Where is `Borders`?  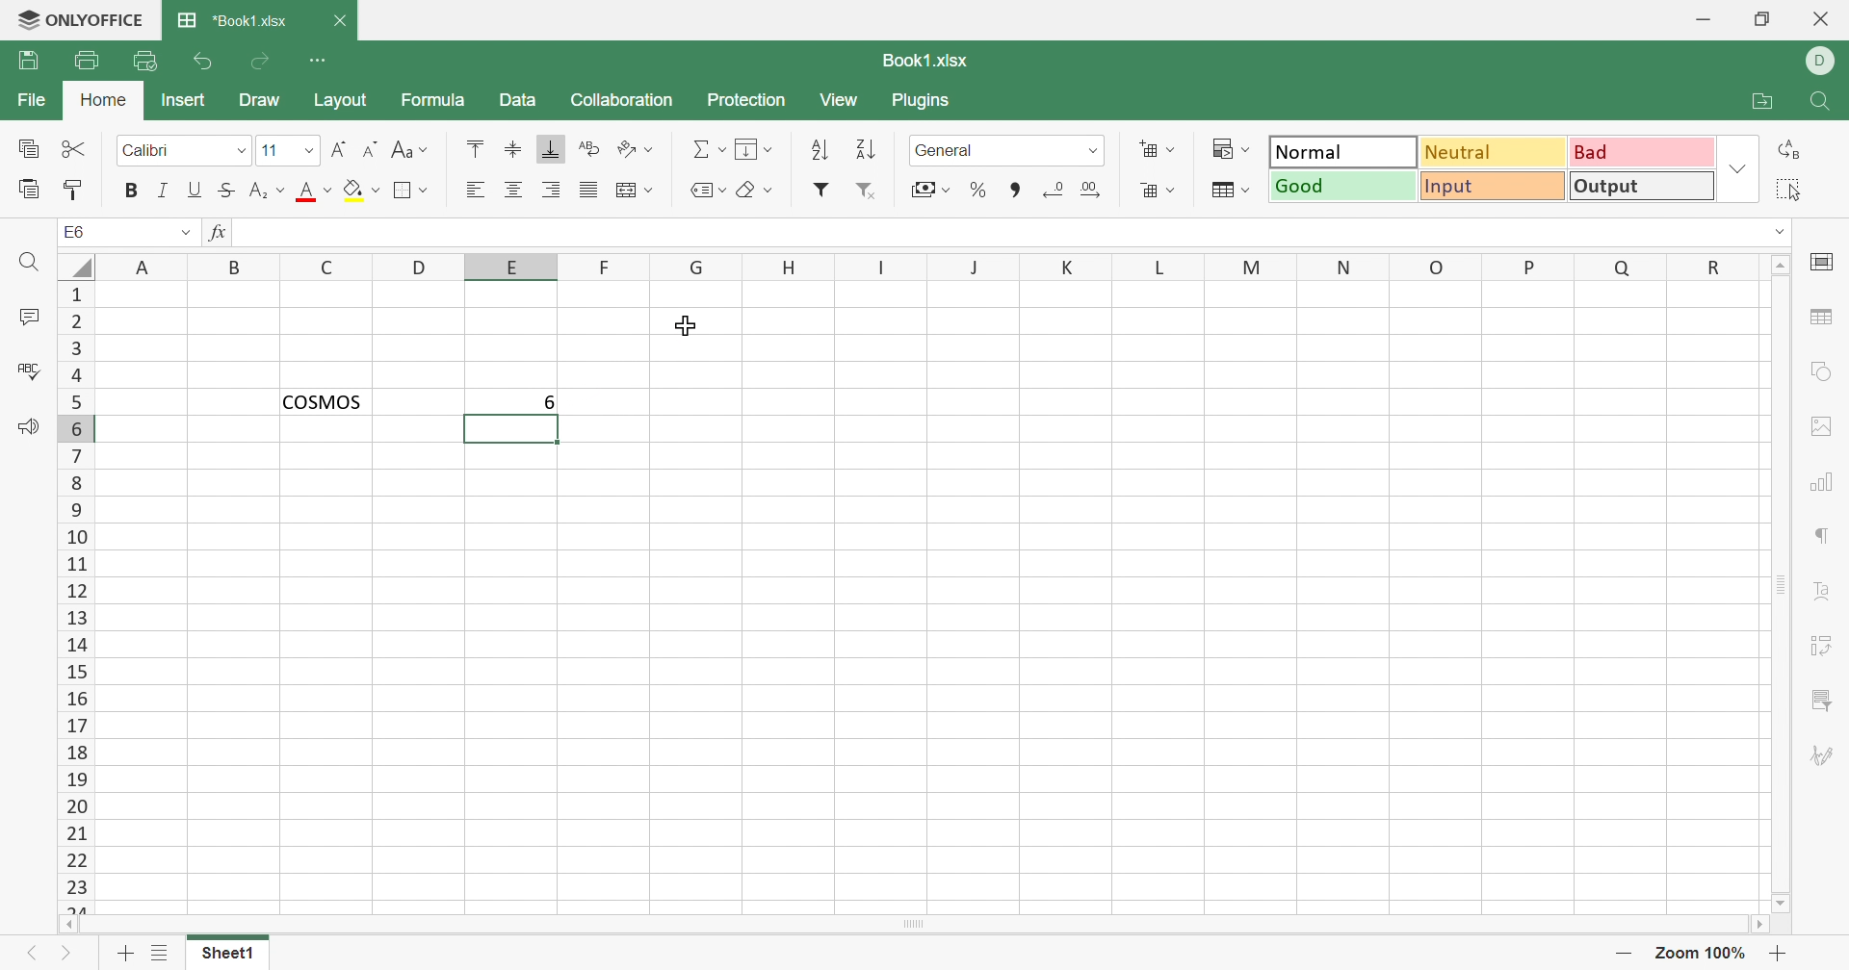 Borders is located at coordinates (413, 191).